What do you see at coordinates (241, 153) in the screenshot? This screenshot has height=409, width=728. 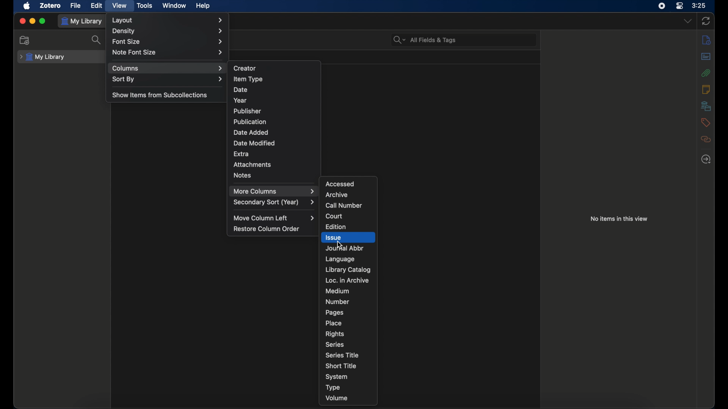 I see `extra` at bounding box center [241, 153].